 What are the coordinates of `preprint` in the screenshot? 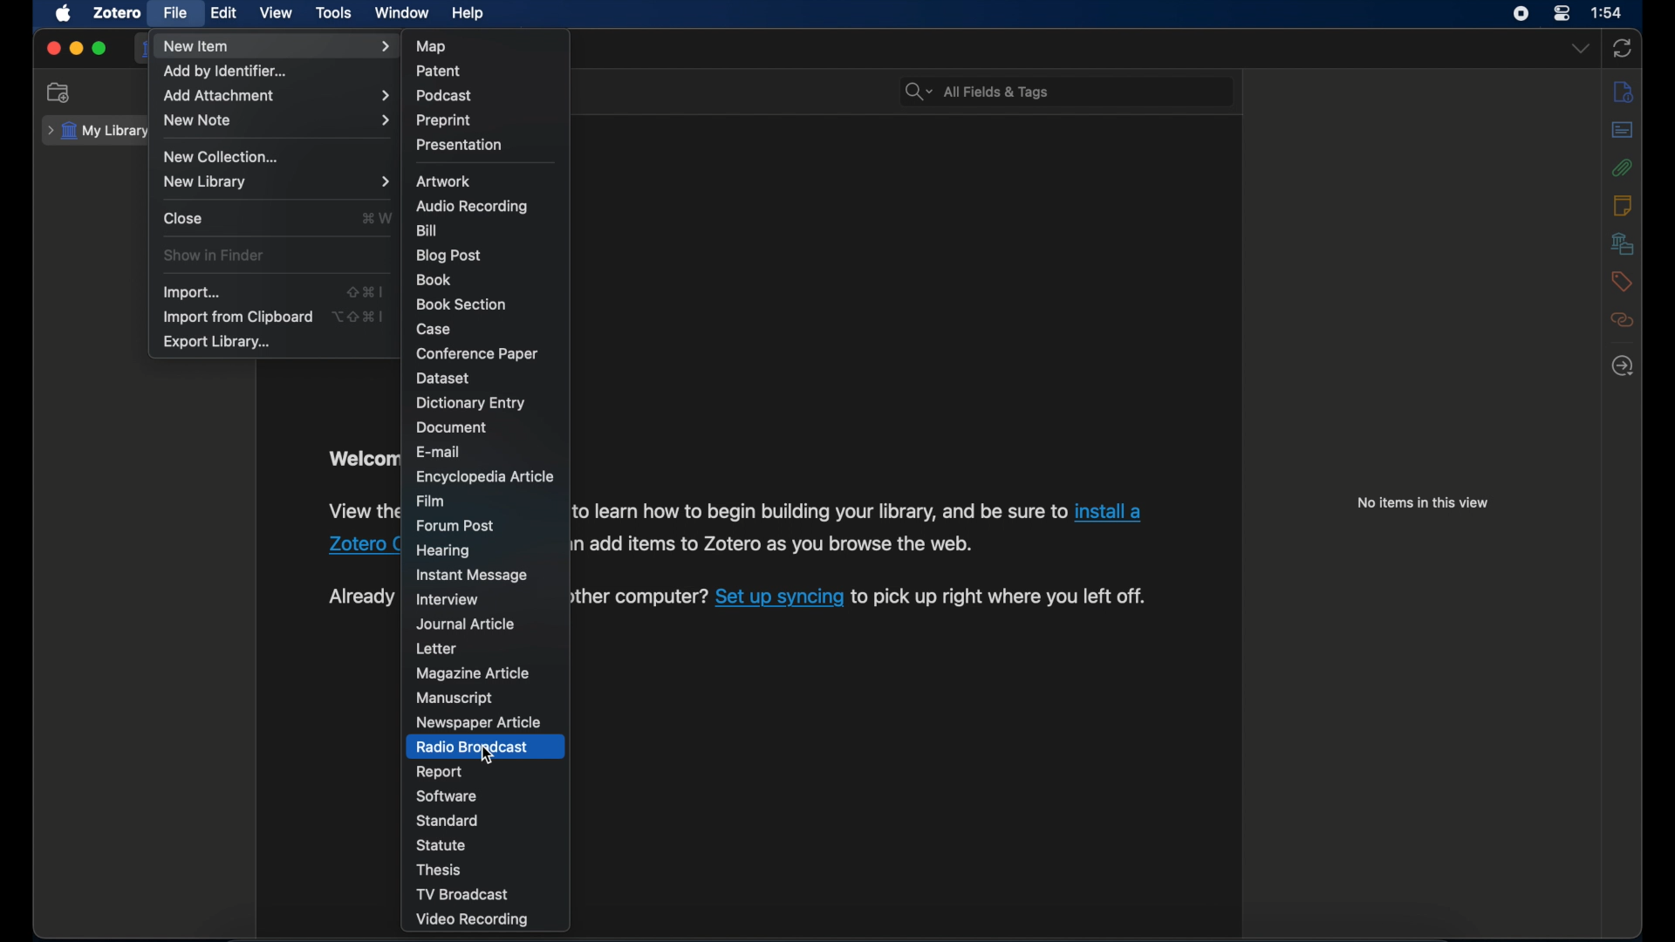 It's located at (445, 120).